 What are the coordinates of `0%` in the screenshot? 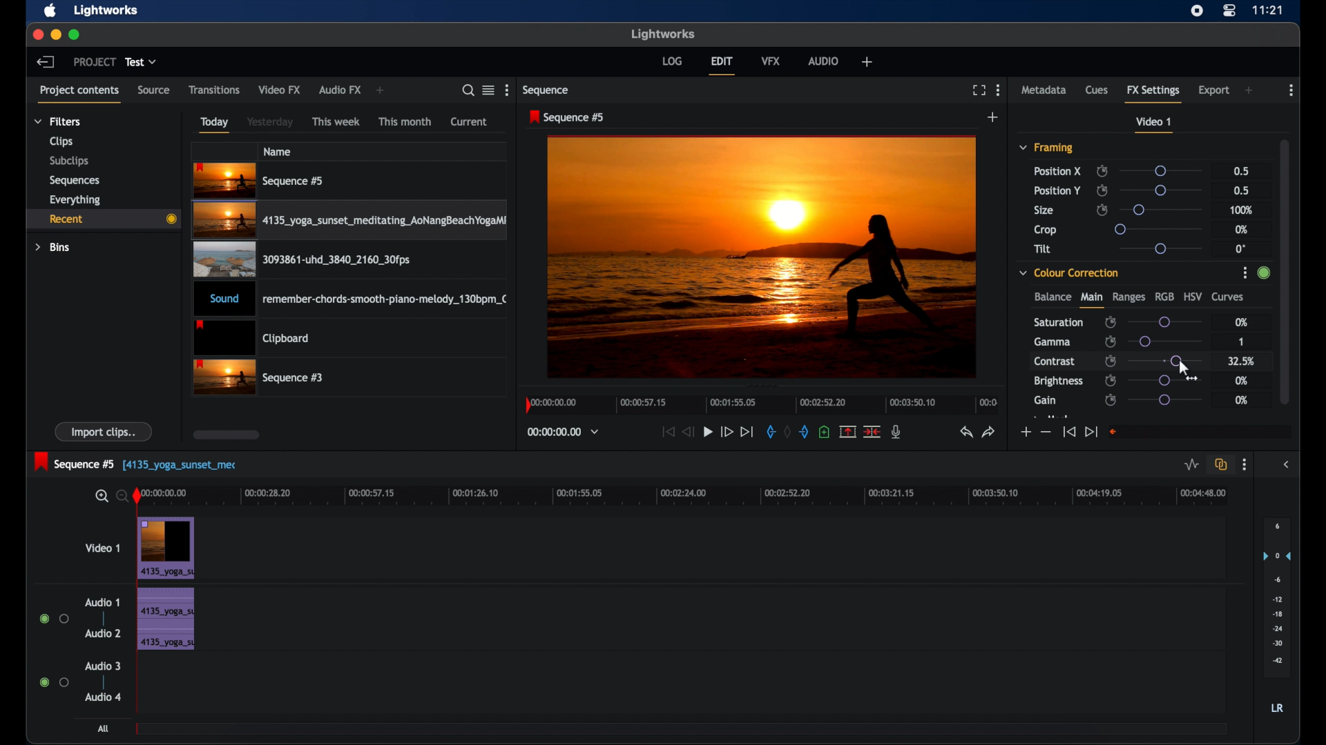 It's located at (1240, 229).